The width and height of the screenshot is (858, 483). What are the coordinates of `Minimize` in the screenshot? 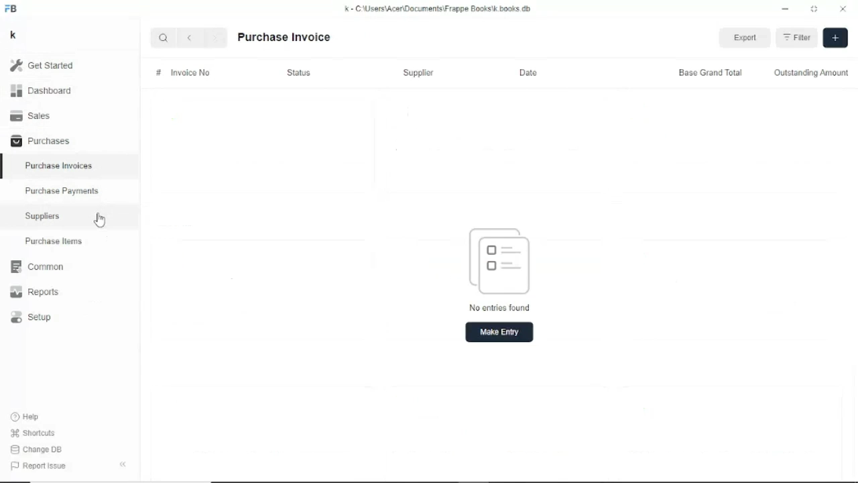 It's located at (785, 9).